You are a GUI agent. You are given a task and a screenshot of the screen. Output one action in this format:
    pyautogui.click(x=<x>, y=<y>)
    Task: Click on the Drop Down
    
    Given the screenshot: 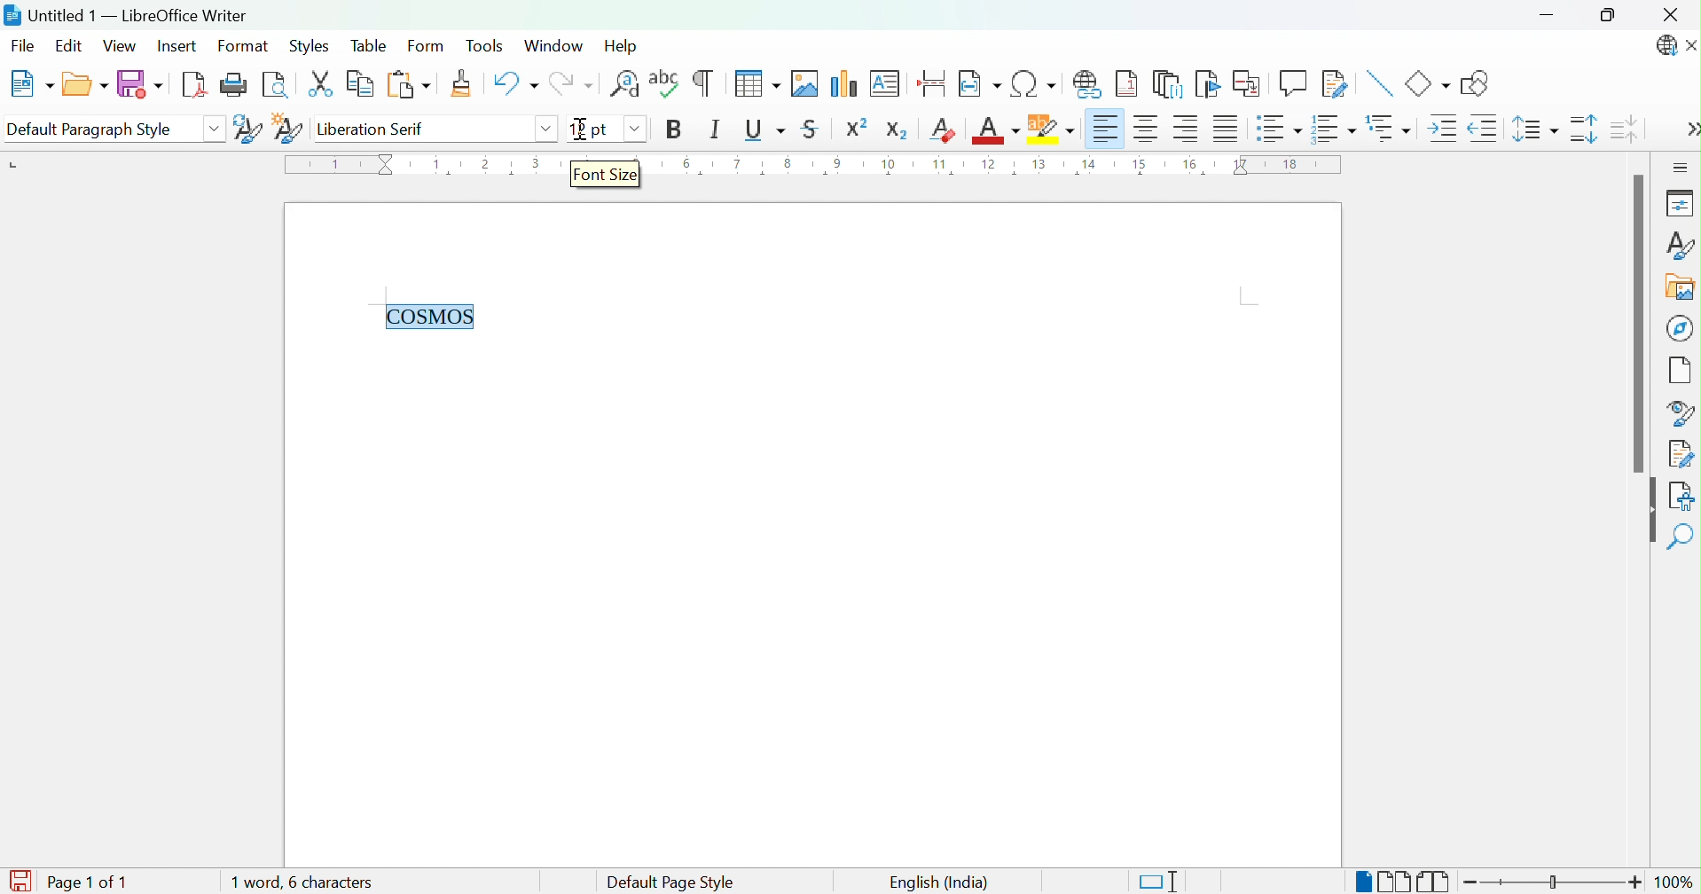 What is the action you would take?
    pyautogui.click(x=215, y=128)
    